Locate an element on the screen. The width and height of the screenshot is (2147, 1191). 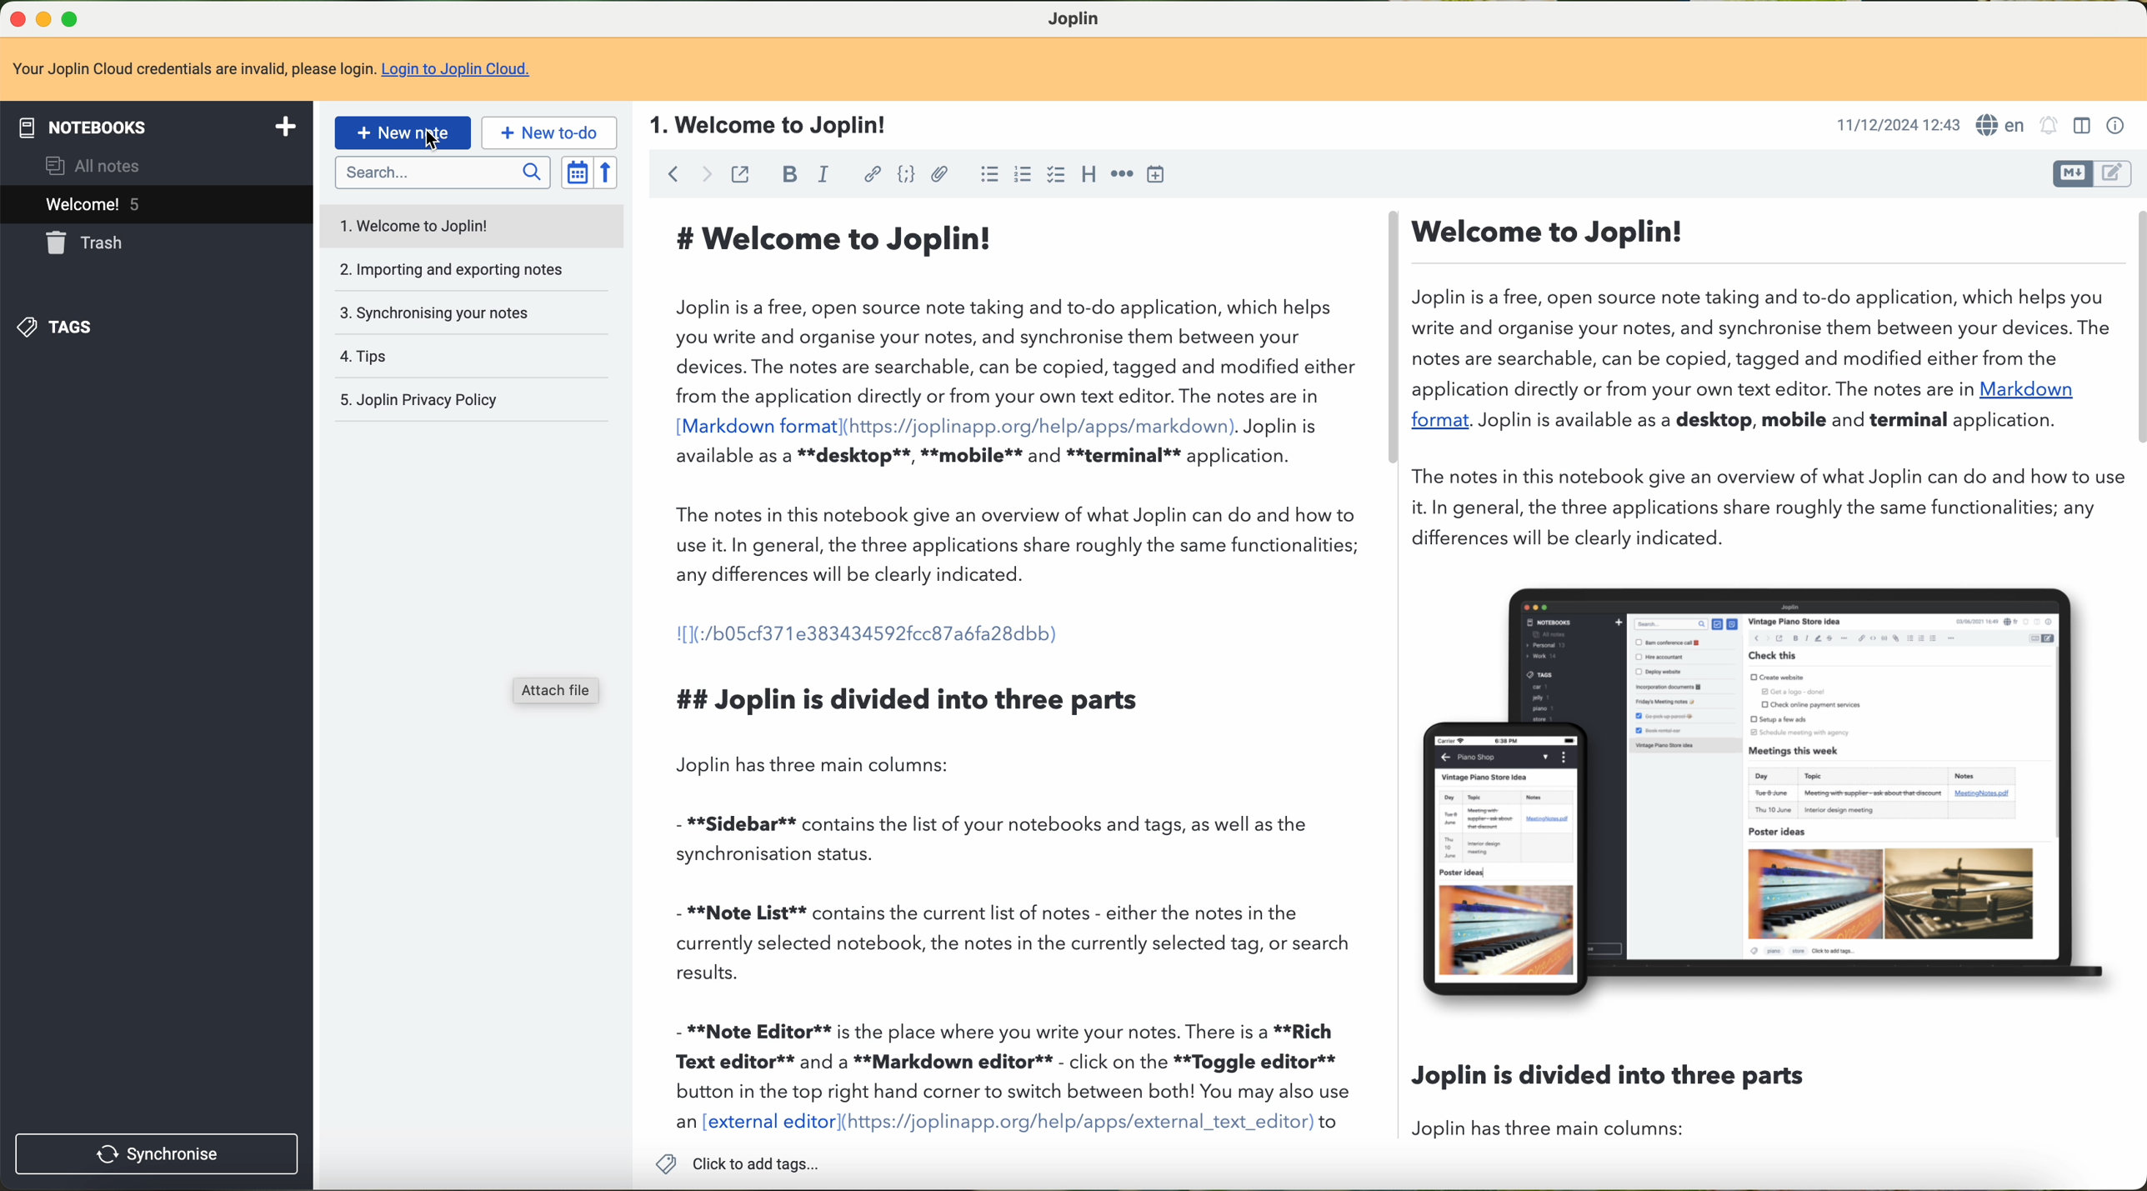
trash is located at coordinates (82, 244).